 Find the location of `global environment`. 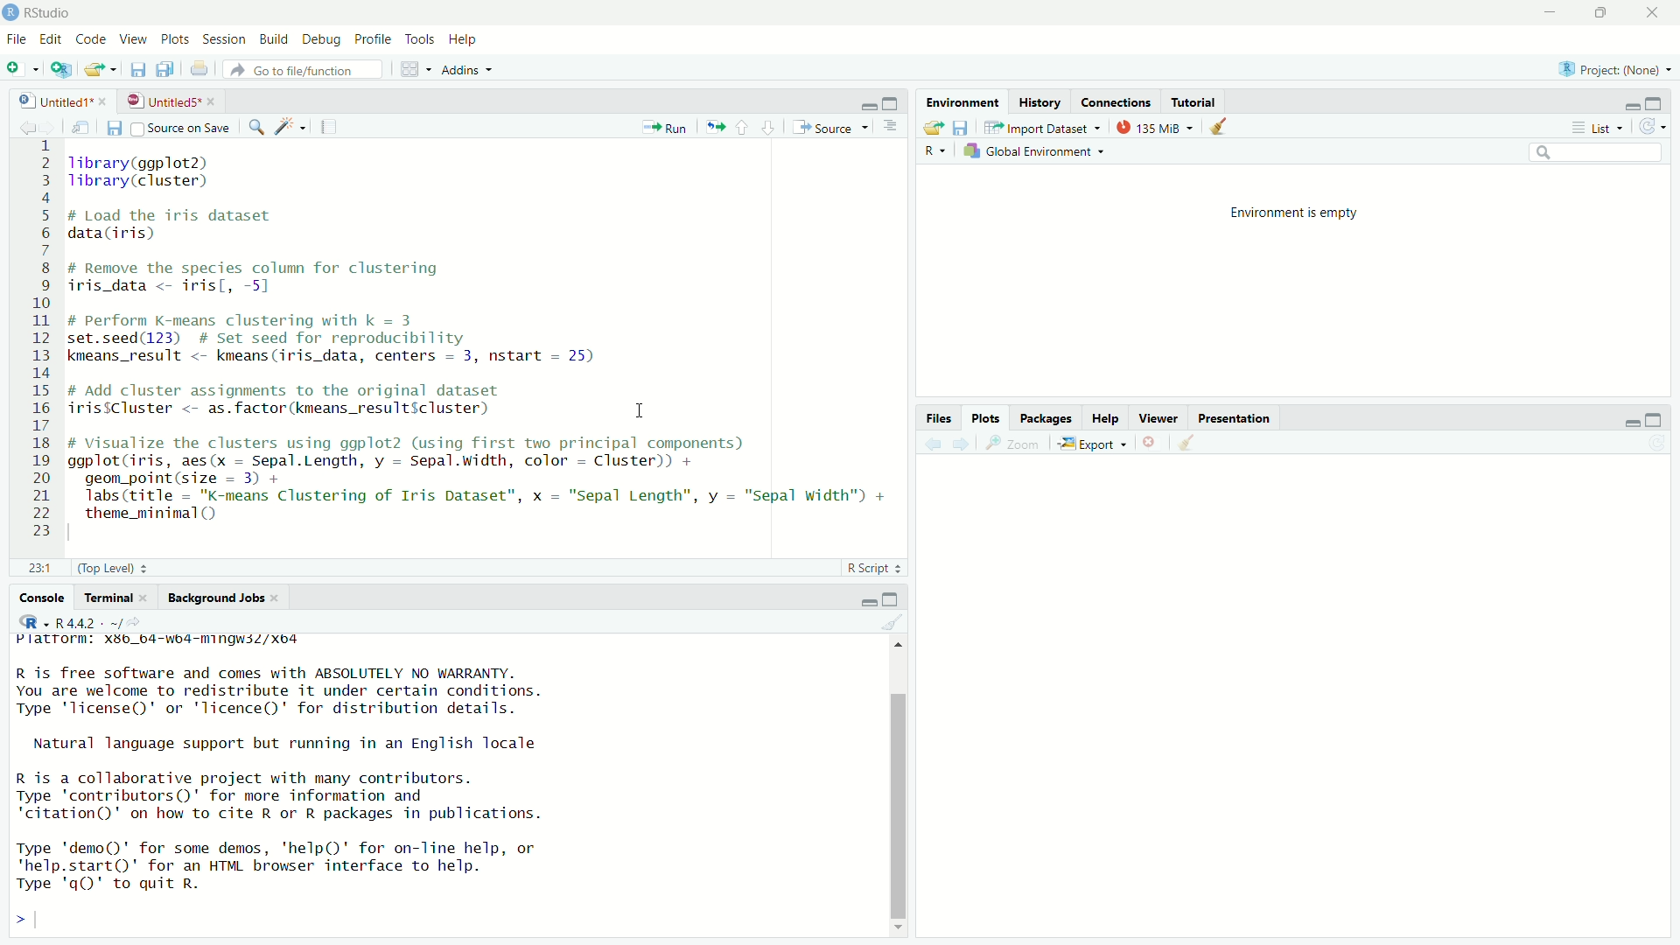

global environment is located at coordinates (1038, 152).